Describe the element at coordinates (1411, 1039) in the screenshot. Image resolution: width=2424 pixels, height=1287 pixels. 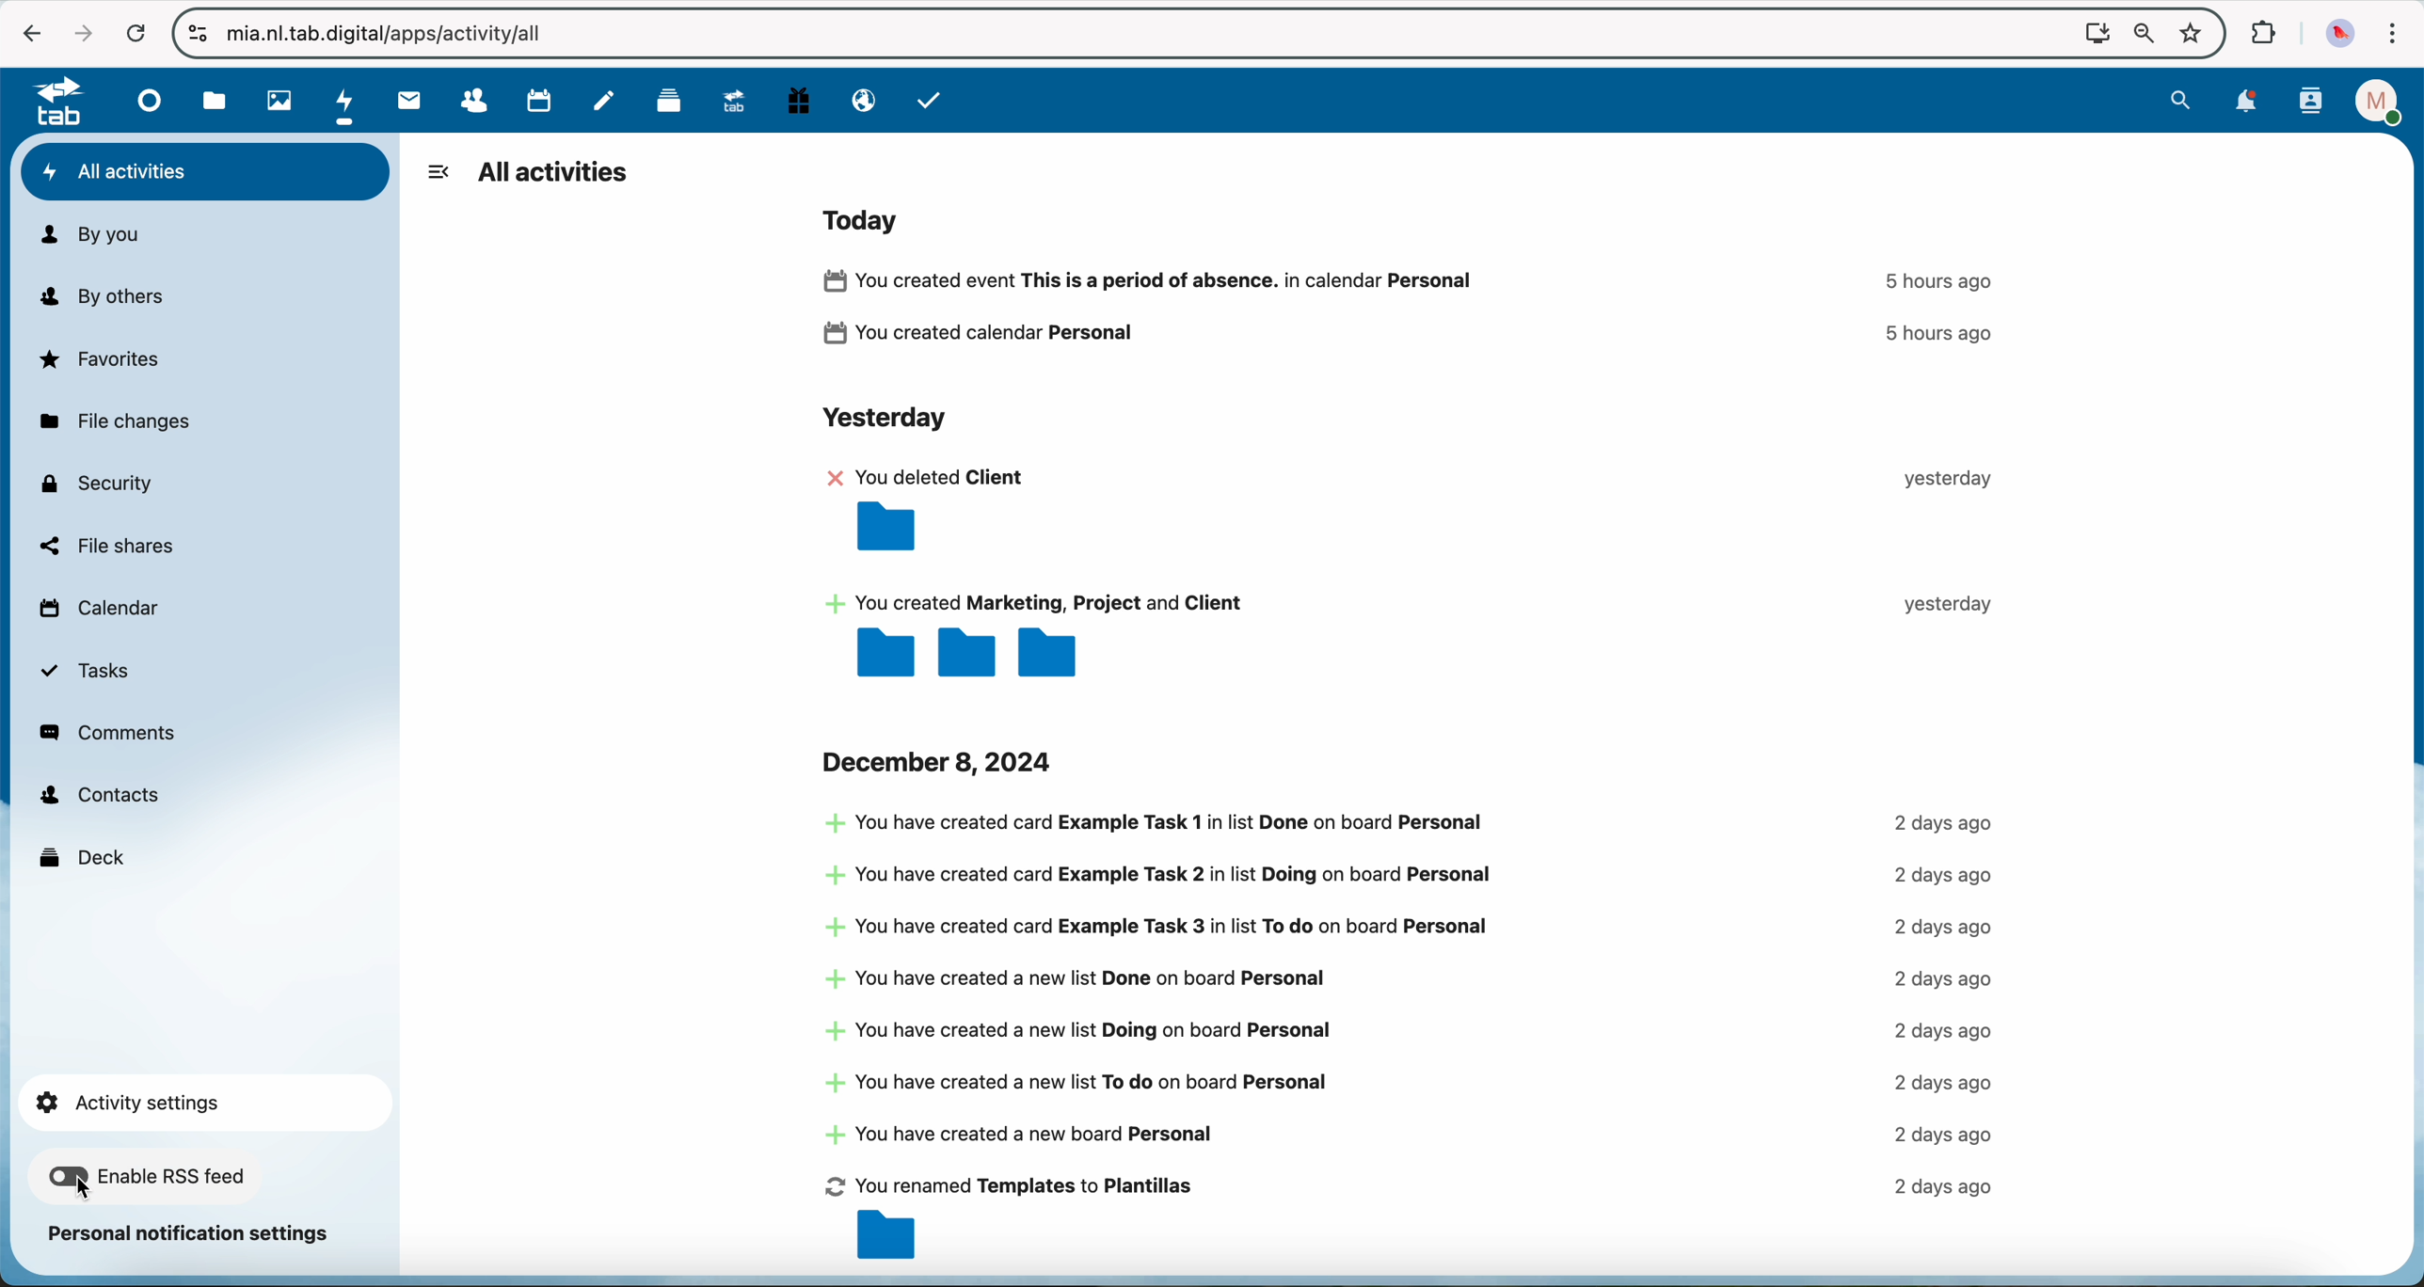
I see `activity` at that location.